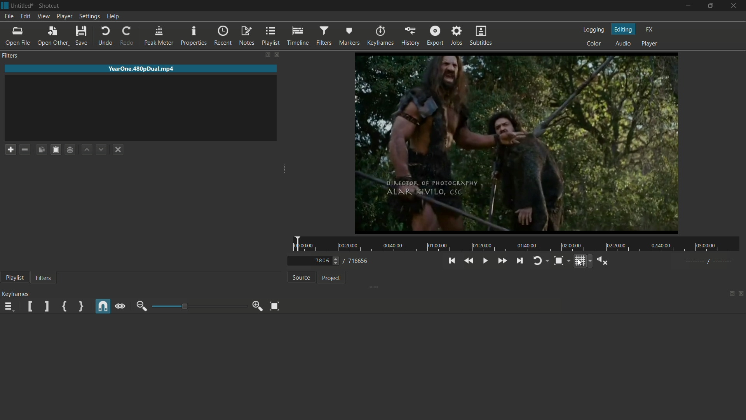 Image resolution: width=746 pixels, height=420 pixels. Describe the element at coordinates (44, 17) in the screenshot. I see `view menu` at that location.